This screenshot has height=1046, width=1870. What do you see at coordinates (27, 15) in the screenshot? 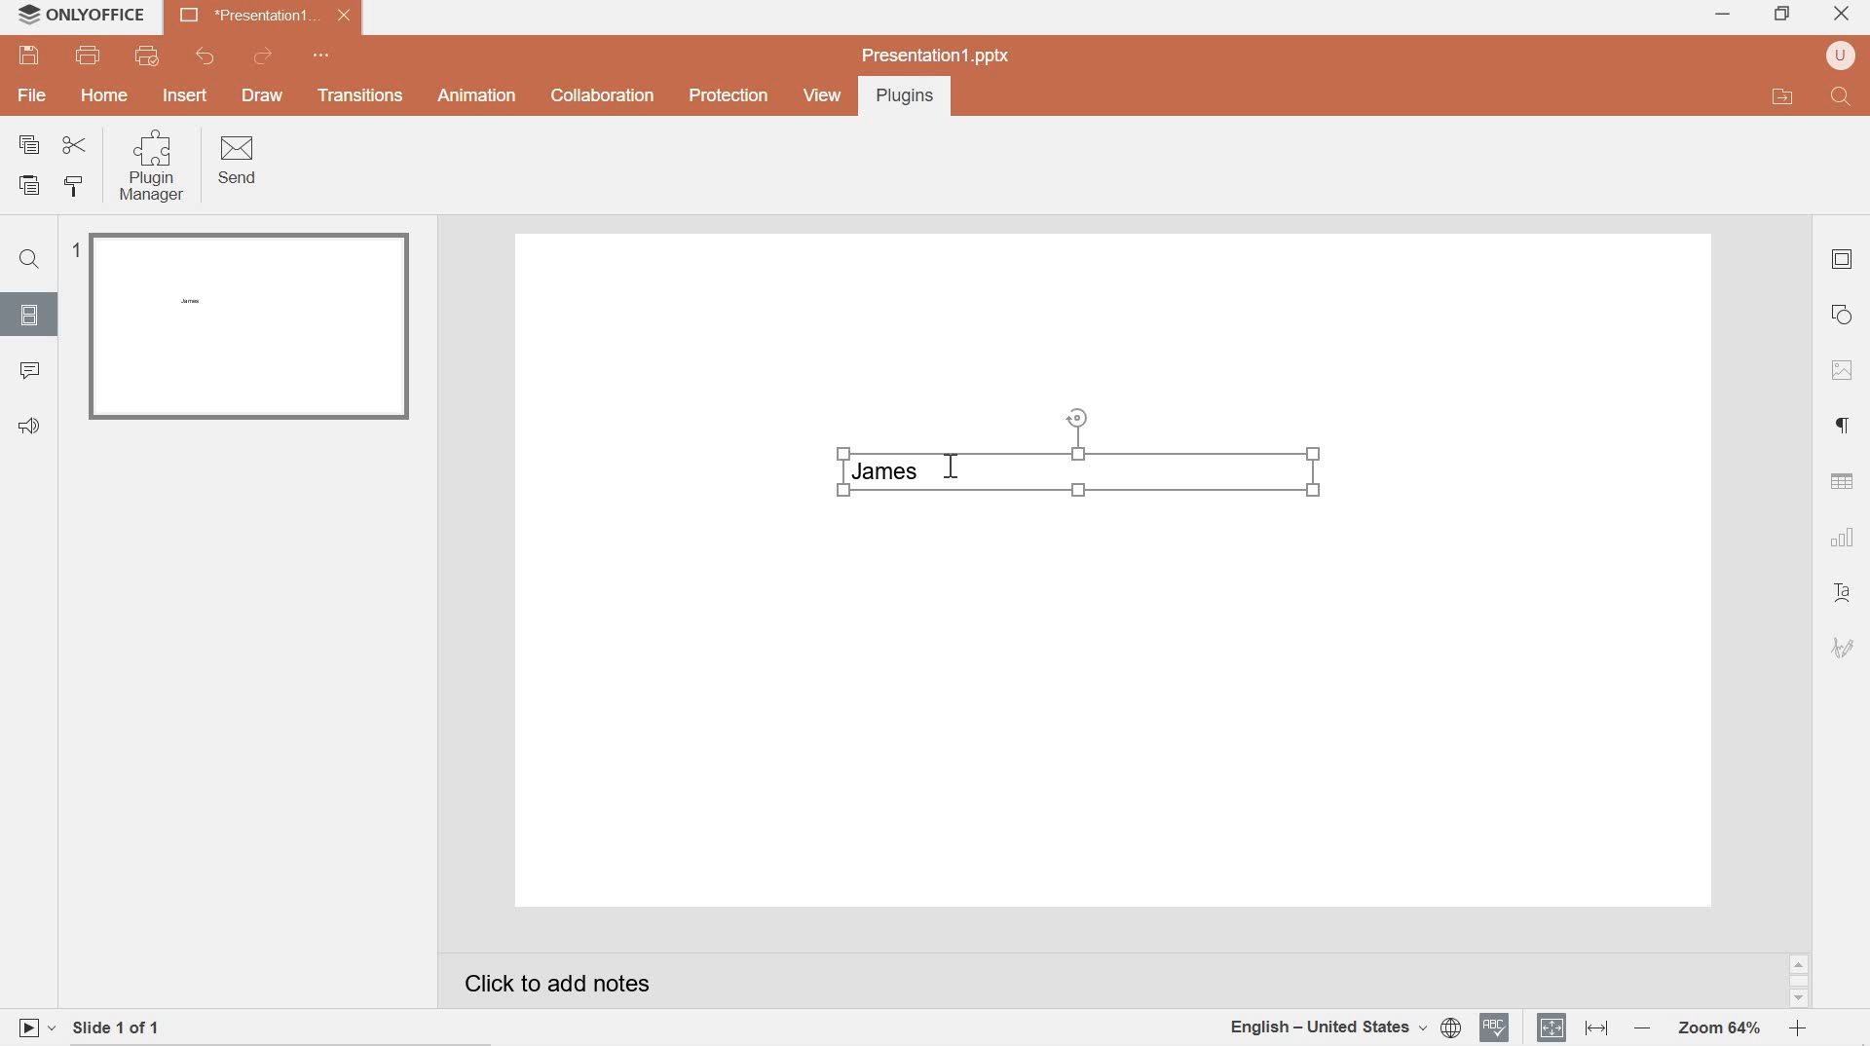
I see `system logo` at bounding box center [27, 15].